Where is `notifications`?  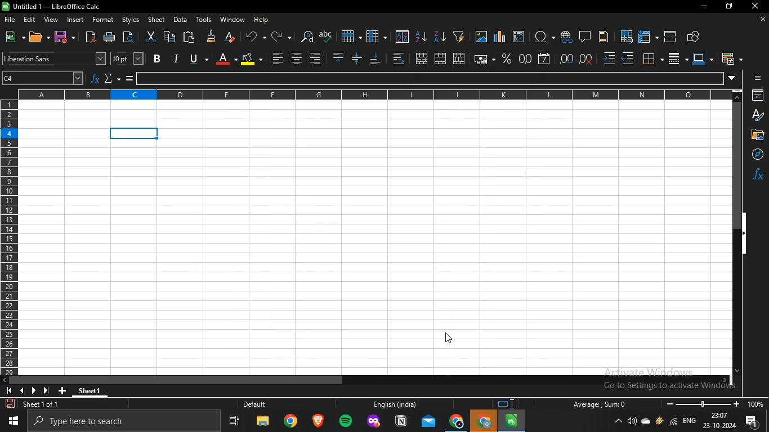 notifications is located at coordinates (754, 423).